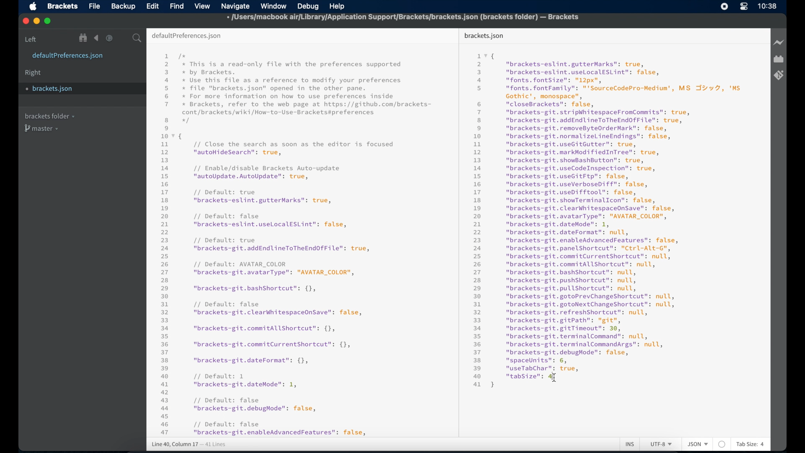 The width and height of the screenshot is (805, 453). Describe the element at coordinates (743, 6) in the screenshot. I see `control center` at that location.